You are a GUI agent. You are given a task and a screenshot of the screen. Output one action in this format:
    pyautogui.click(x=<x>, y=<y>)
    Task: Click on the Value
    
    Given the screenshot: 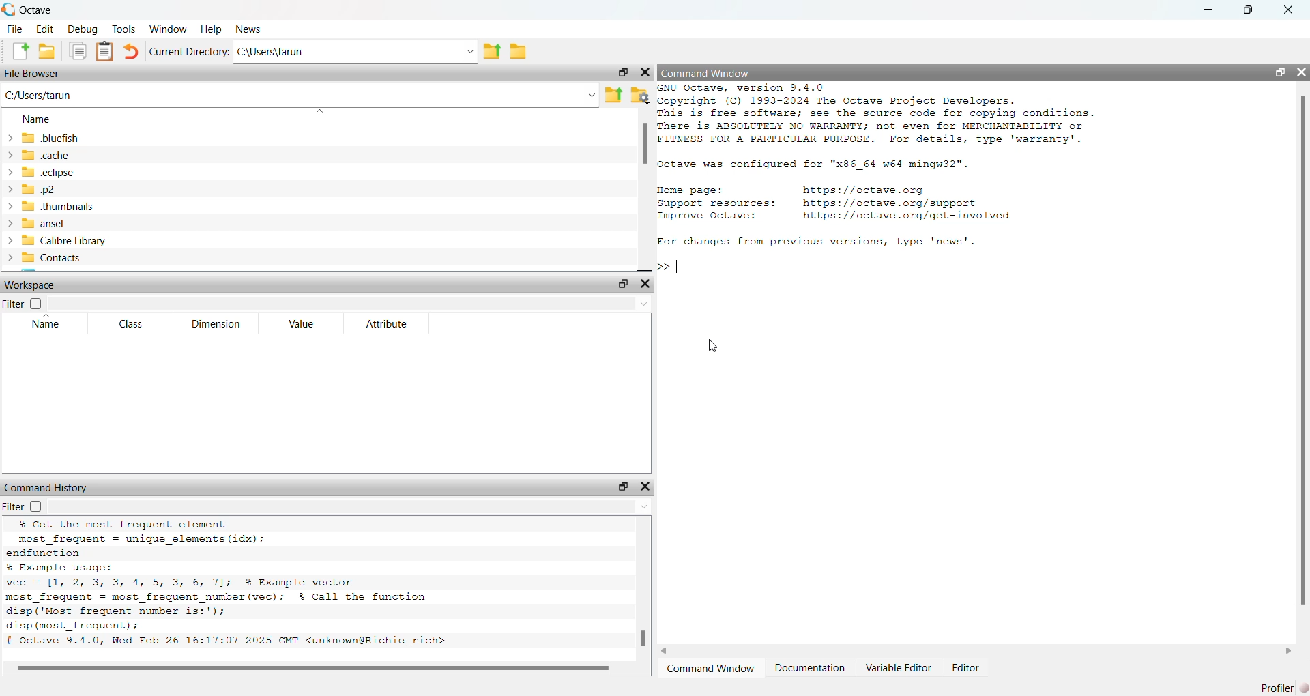 What is the action you would take?
    pyautogui.click(x=302, y=323)
    